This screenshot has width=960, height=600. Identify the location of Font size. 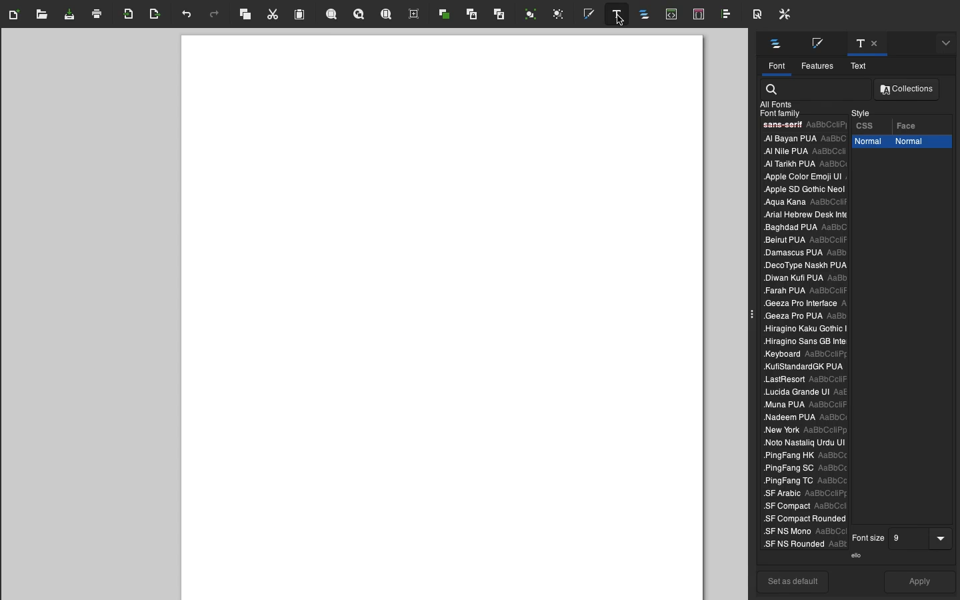
(869, 537).